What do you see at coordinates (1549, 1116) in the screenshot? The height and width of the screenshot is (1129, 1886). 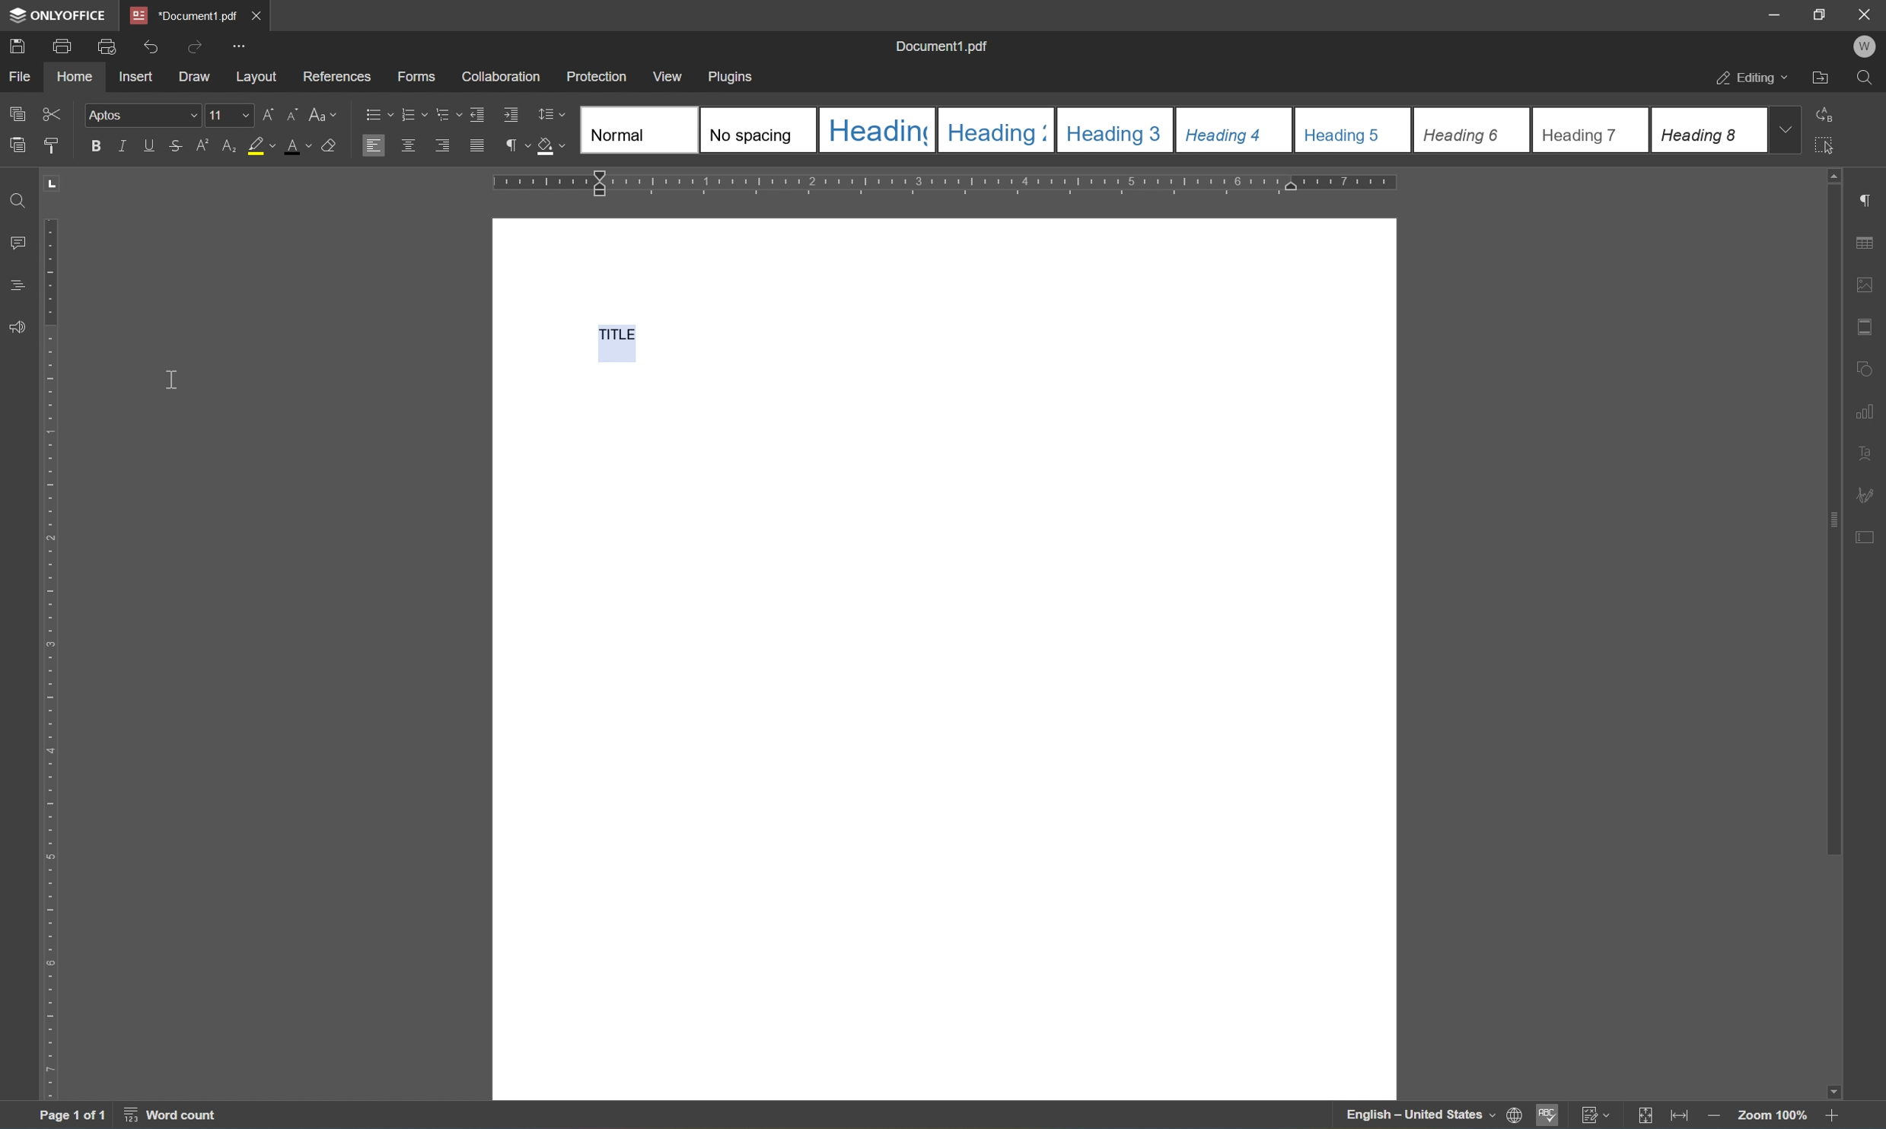 I see `spell checking` at bounding box center [1549, 1116].